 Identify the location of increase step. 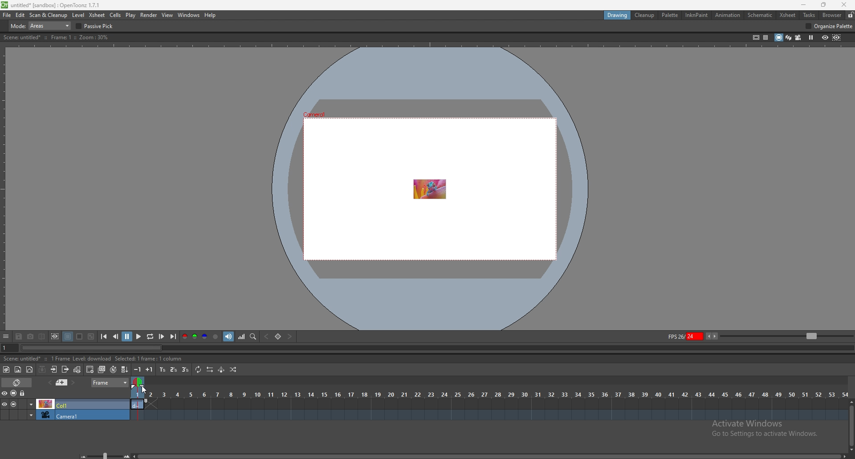
(149, 369).